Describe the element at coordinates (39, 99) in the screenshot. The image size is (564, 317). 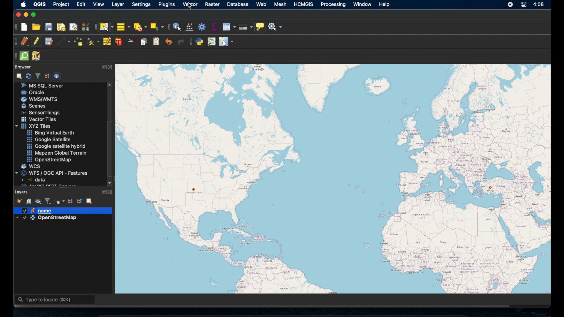
I see `wms/wmts` at that location.